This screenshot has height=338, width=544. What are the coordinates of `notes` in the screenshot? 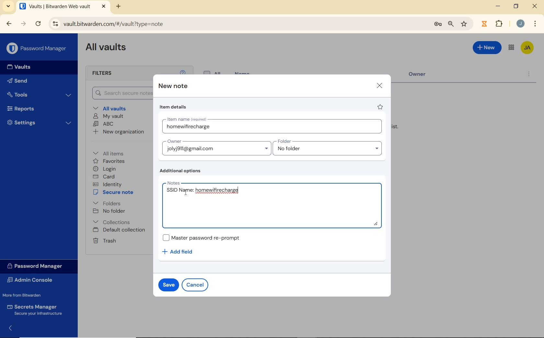 It's located at (274, 204).